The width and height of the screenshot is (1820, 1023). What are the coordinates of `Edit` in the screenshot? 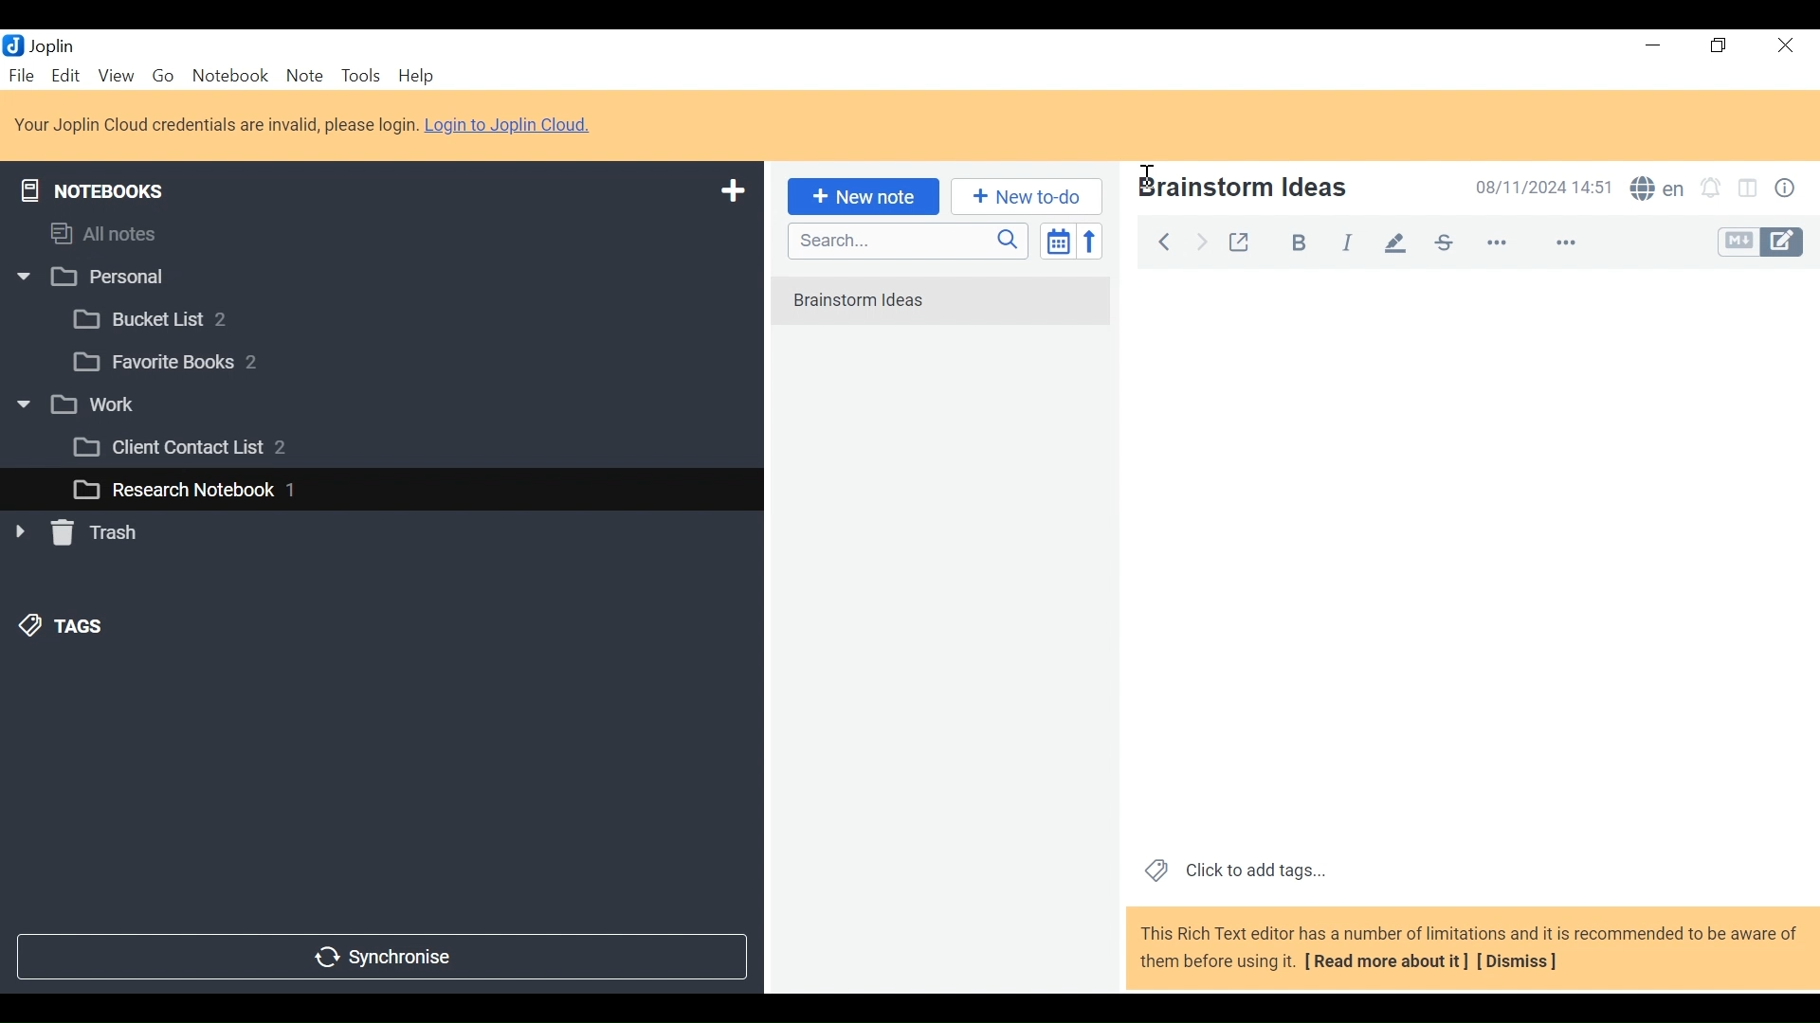 It's located at (67, 75).